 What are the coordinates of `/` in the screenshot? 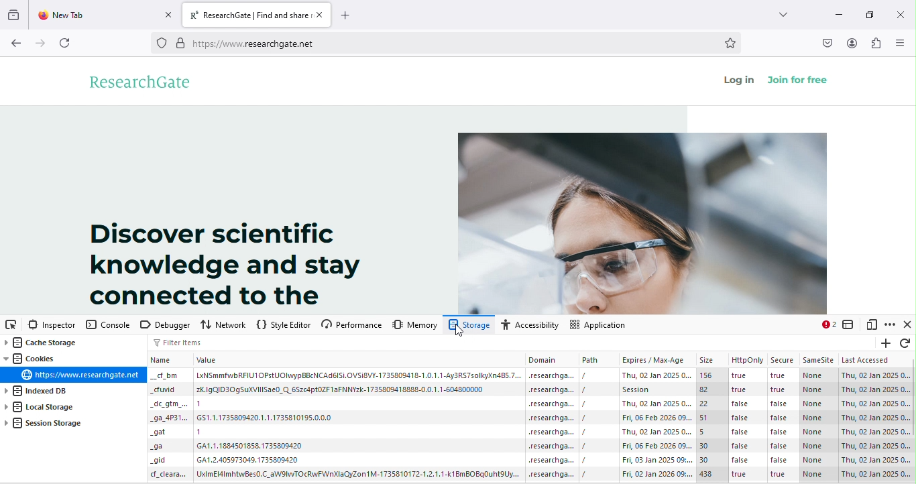 It's located at (583, 390).